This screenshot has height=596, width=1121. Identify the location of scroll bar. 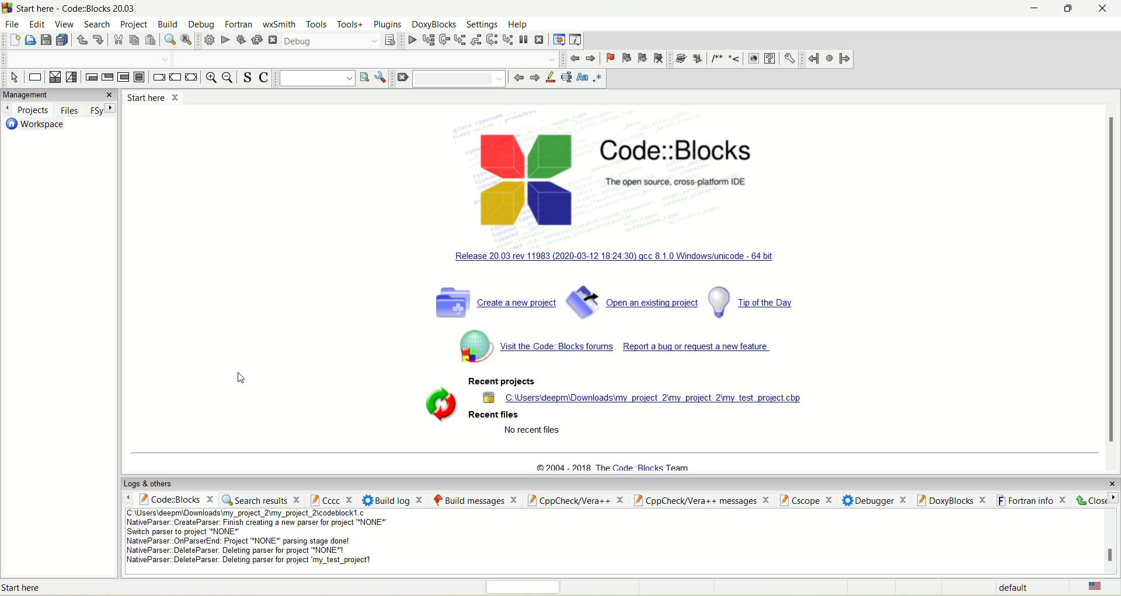
(1113, 538).